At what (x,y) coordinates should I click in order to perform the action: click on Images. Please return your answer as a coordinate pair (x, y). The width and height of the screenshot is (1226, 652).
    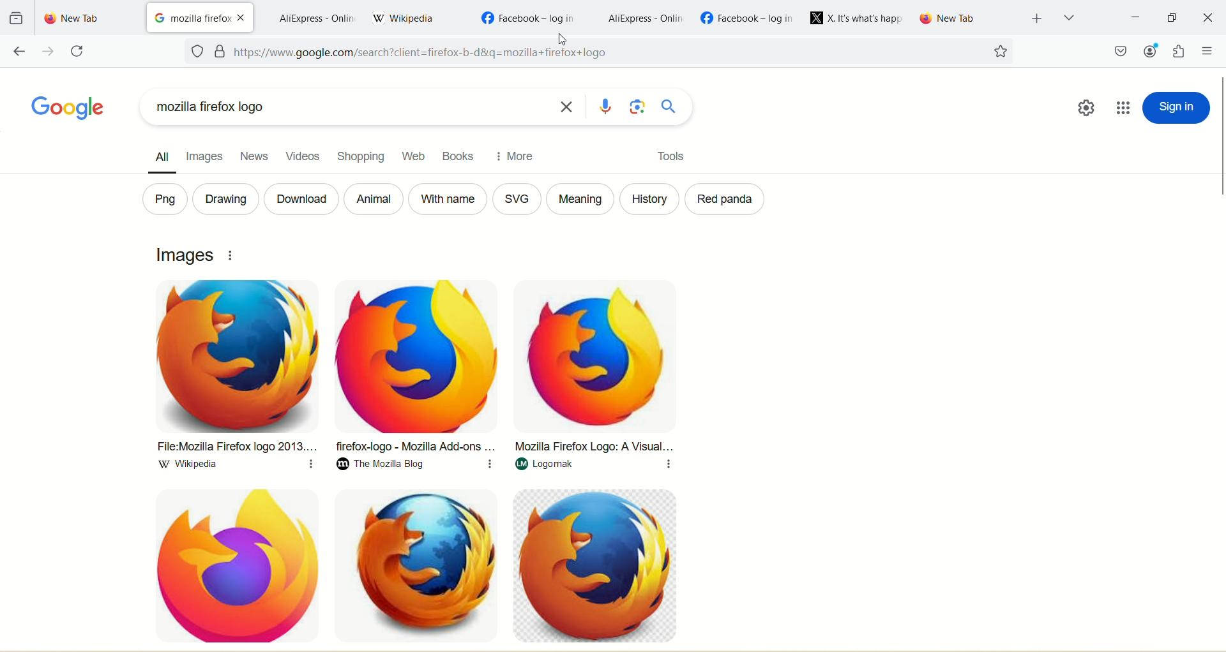
    Looking at the image, I should click on (186, 255).